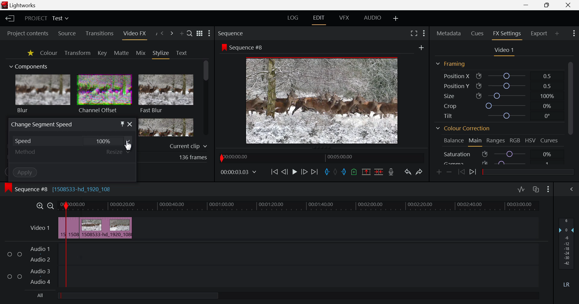 The image size is (579, 304). Describe the element at coordinates (162, 33) in the screenshot. I see `Previous Panel` at that location.